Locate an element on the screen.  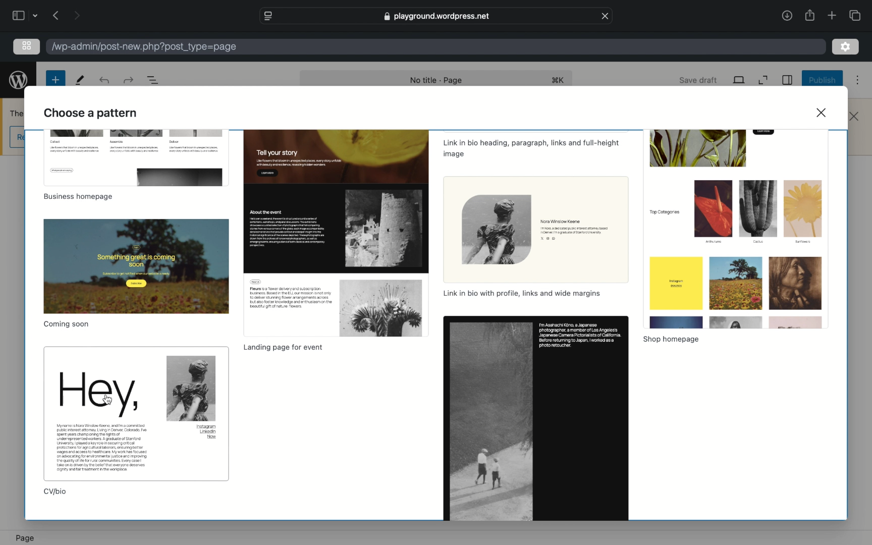
 is located at coordinates (535, 230).